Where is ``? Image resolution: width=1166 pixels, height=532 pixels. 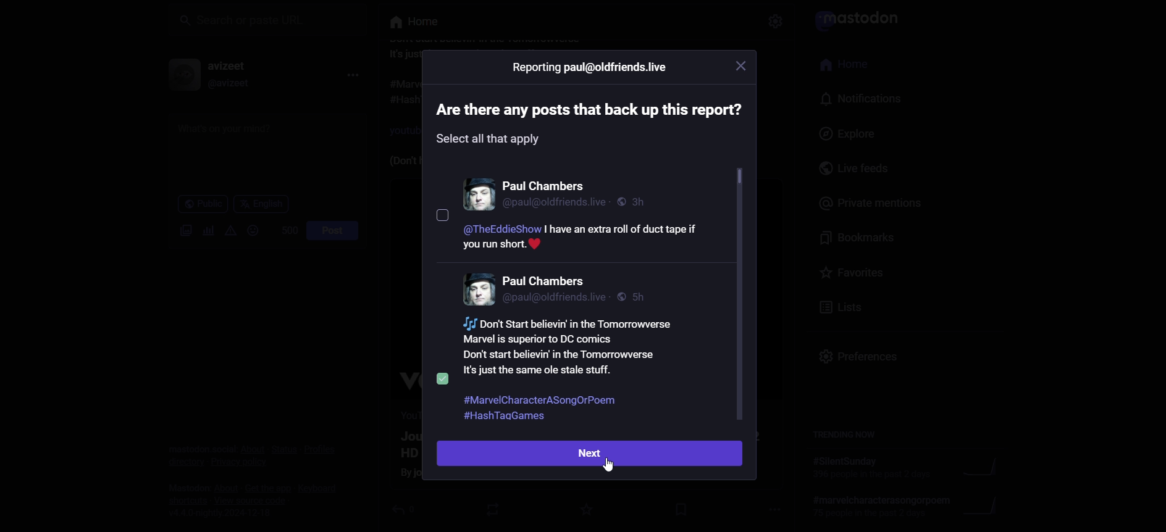  is located at coordinates (541, 400).